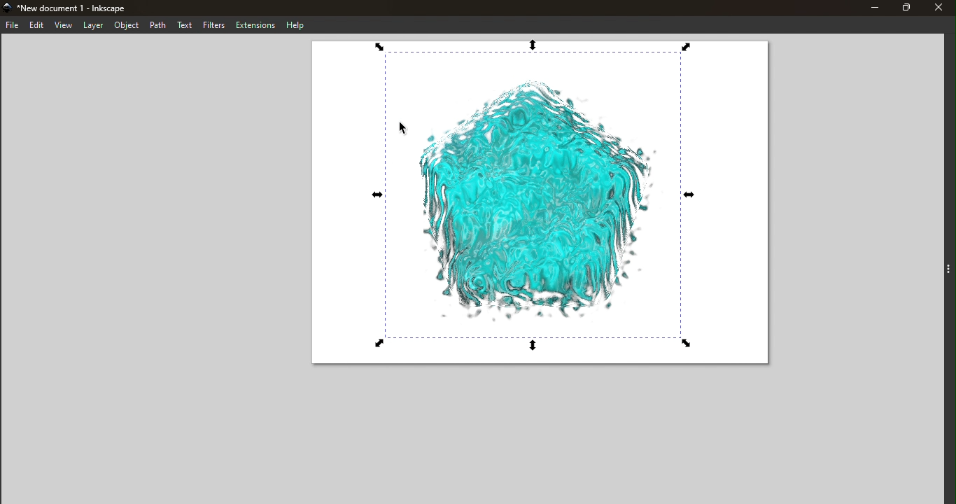  What do you see at coordinates (83, 8) in the screenshot?
I see `New document 1 - Inkscape` at bounding box center [83, 8].